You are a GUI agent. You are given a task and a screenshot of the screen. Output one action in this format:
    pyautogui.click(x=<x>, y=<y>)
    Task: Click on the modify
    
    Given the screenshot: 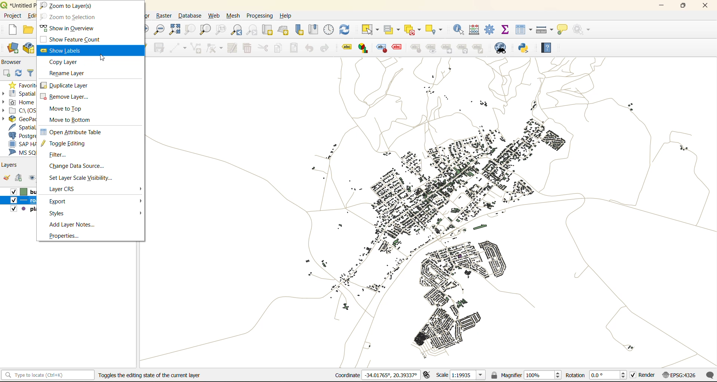 What is the action you would take?
    pyautogui.click(x=232, y=49)
    